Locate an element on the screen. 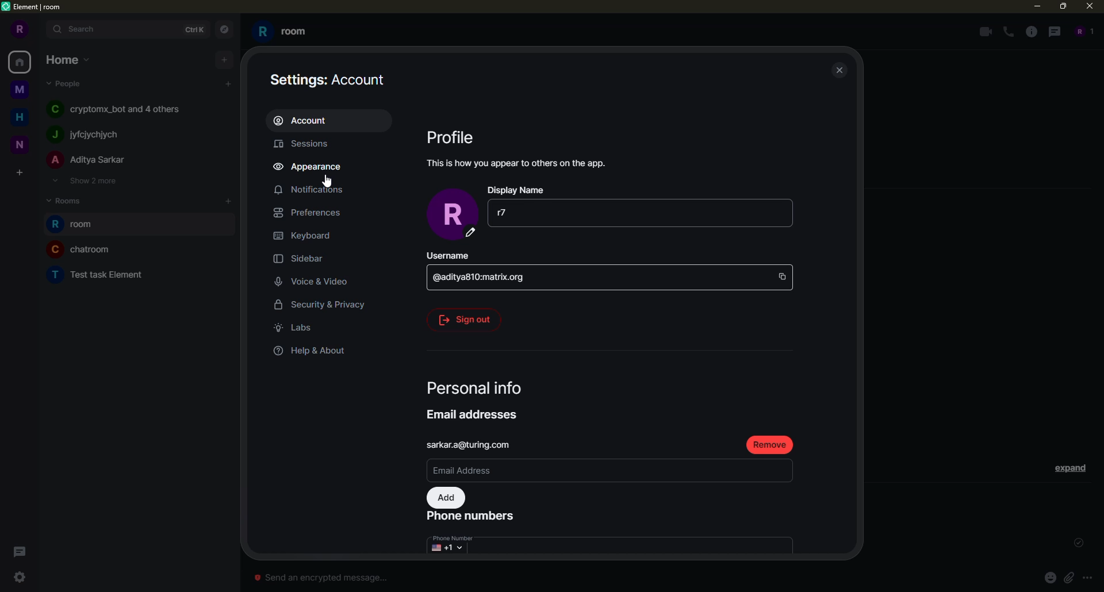 The height and width of the screenshot is (592, 1104).  Send an encrypted message... is located at coordinates (320, 578).